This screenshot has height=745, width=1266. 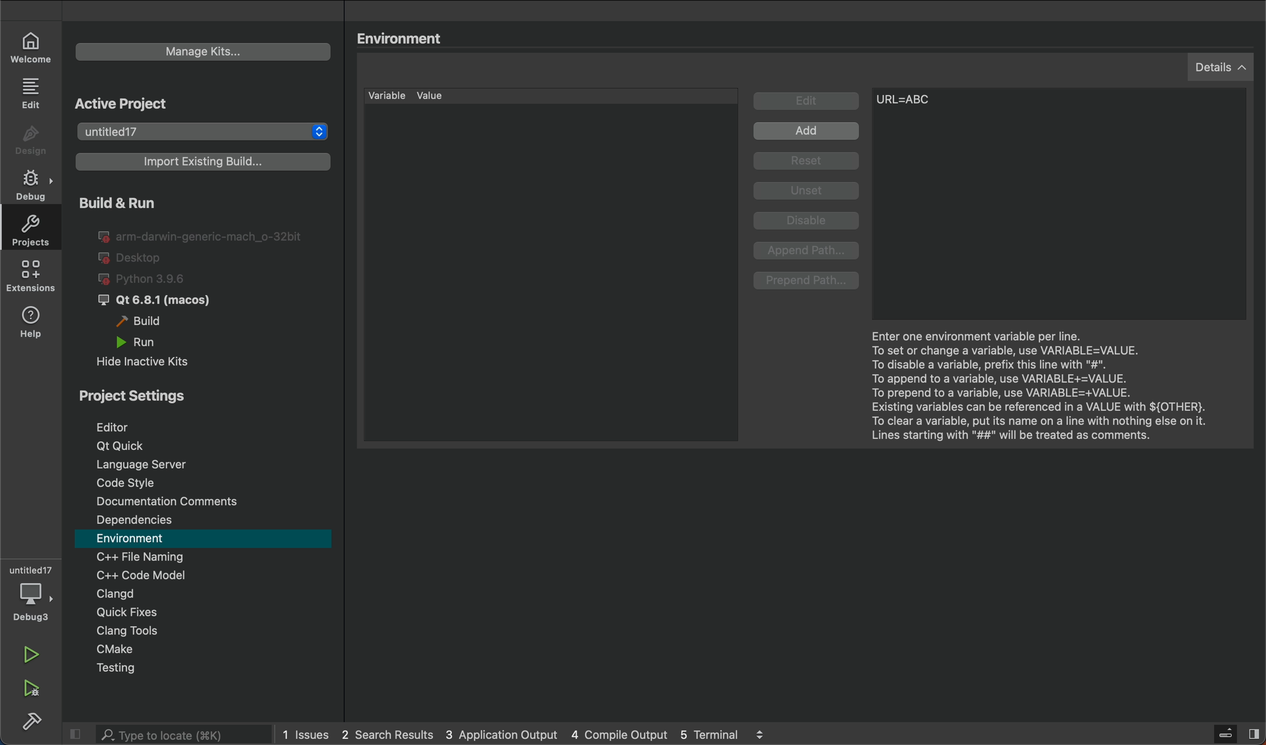 What do you see at coordinates (201, 53) in the screenshot?
I see `kits` at bounding box center [201, 53].